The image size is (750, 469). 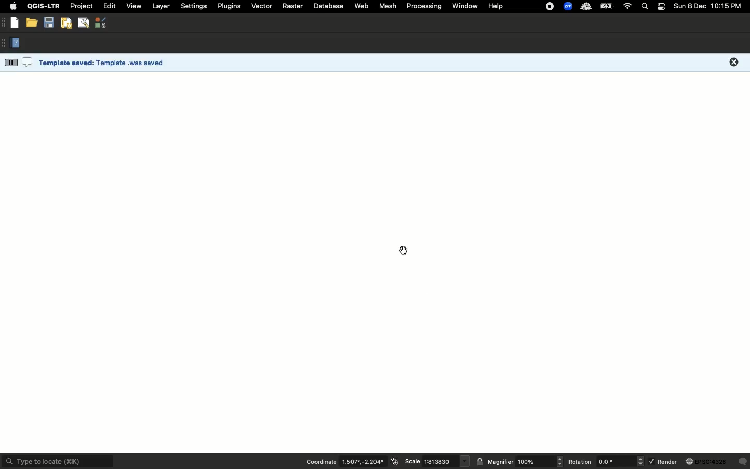 I want to click on Coordination, so click(x=321, y=462).